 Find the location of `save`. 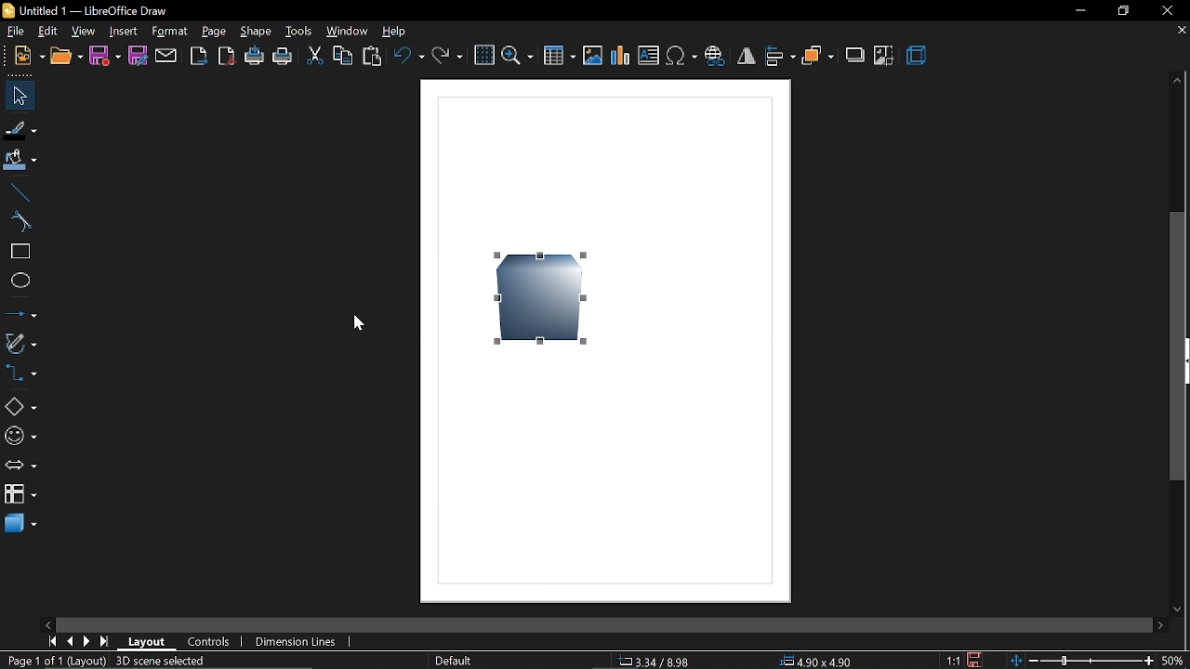

save is located at coordinates (976, 660).